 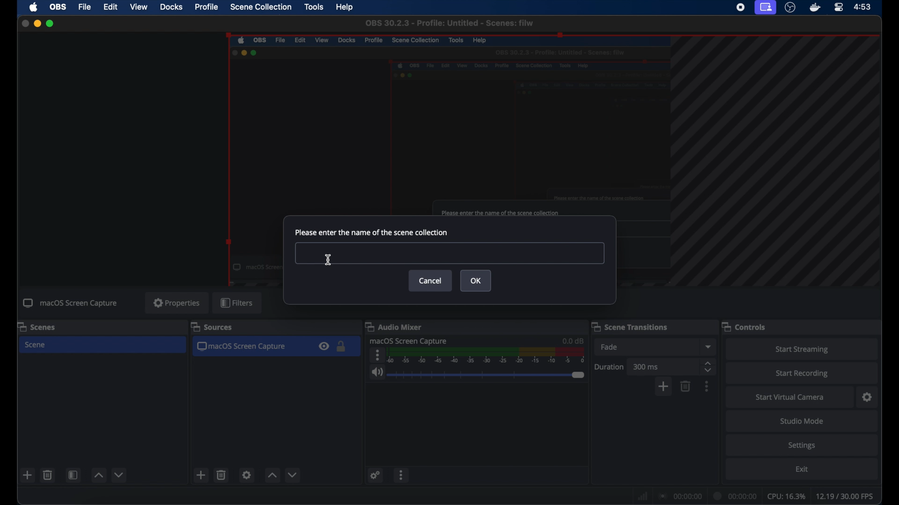 I want to click on stepper button, so click(x=708, y=366).